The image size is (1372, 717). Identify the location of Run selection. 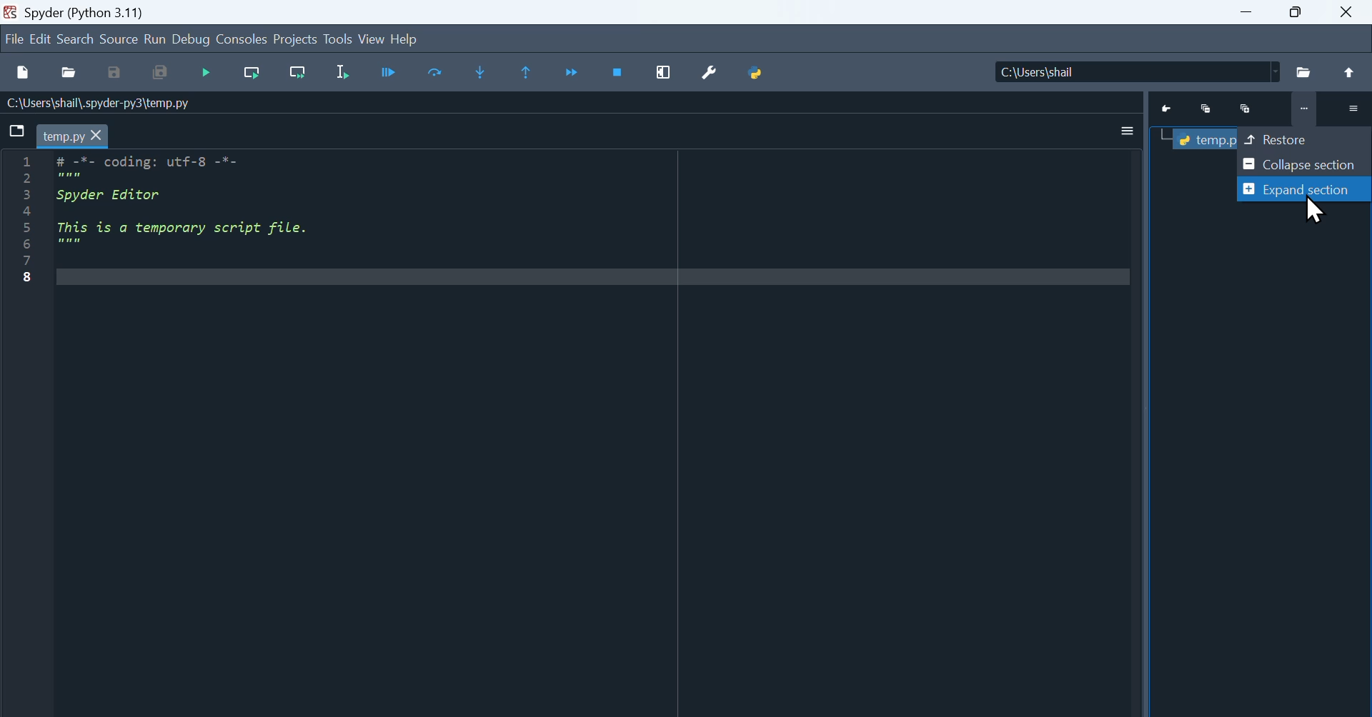
(341, 75).